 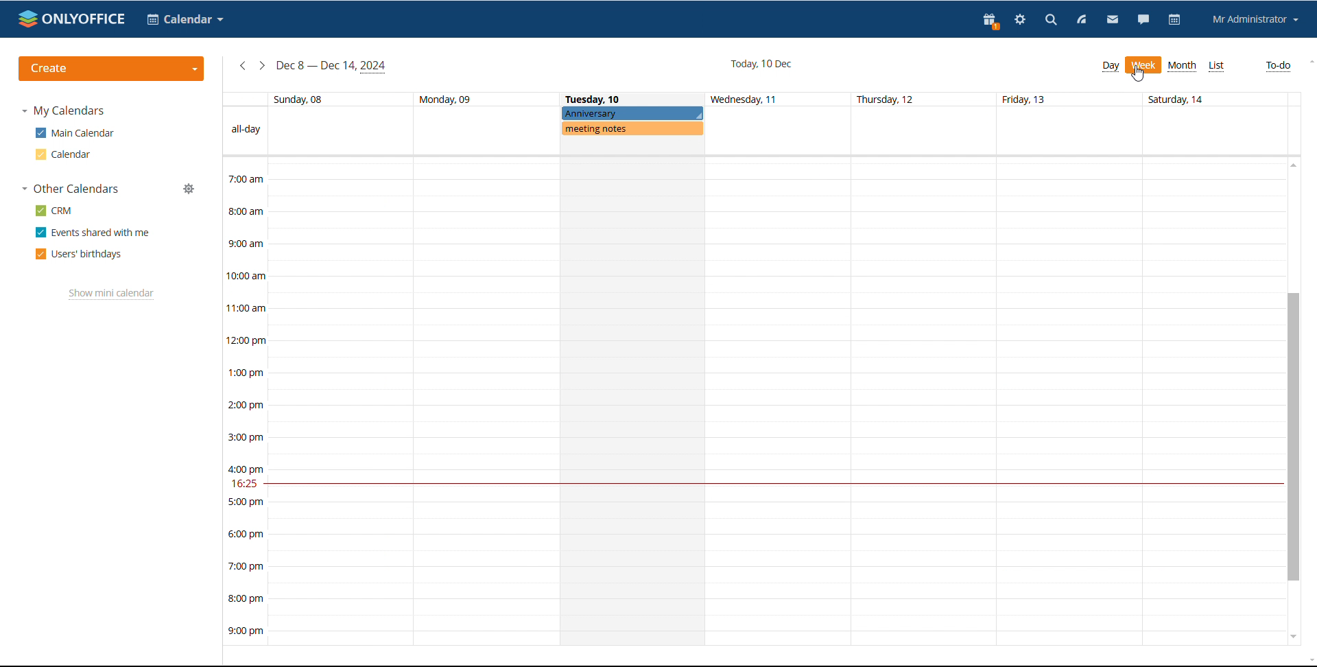 What do you see at coordinates (54, 211) in the screenshot?
I see `crm` at bounding box center [54, 211].